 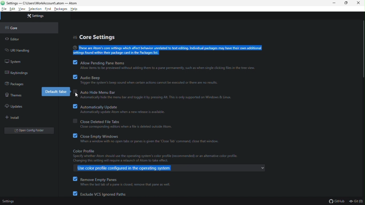 What do you see at coordinates (23, 50) in the screenshot?
I see `URL handling` at bounding box center [23, 50].